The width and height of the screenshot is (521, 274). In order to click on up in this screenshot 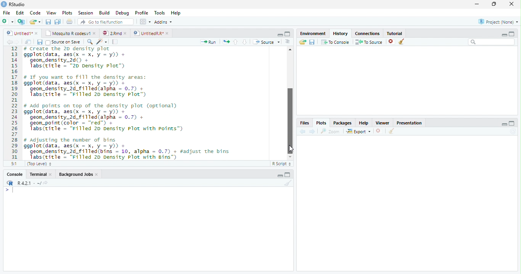, I will do `click(236, 42)`.